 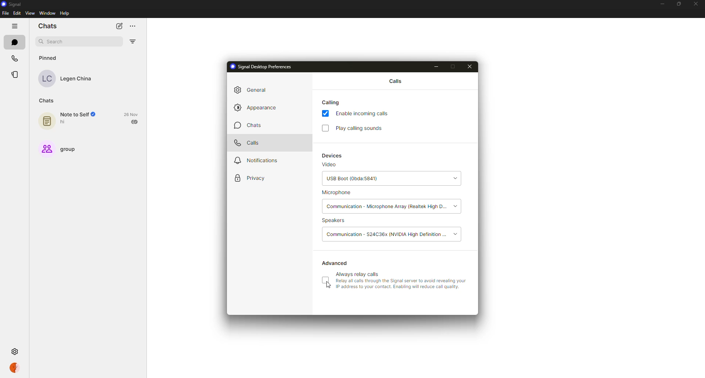 What do you see at coordinates (358, 274) in the screenshot?
I see `always relay calls` at bounding box center [358, 274].